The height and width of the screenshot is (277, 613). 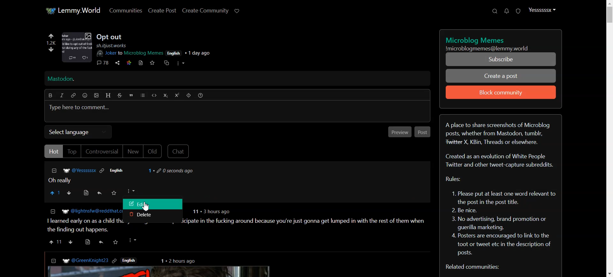 I want to click on Bold , so click(x=51, y=95).